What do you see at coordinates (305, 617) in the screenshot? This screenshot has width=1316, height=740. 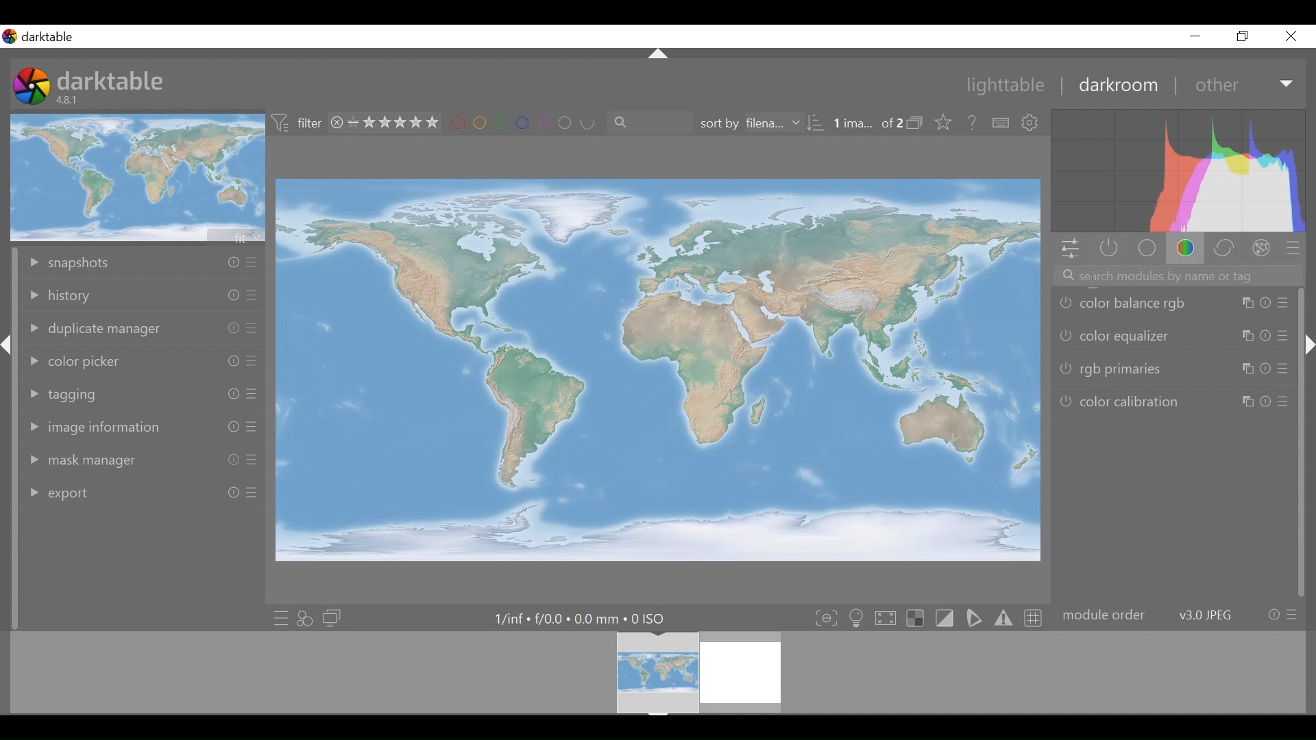 I see `quick access for applying any of styles` at bounding box center [305, 617].